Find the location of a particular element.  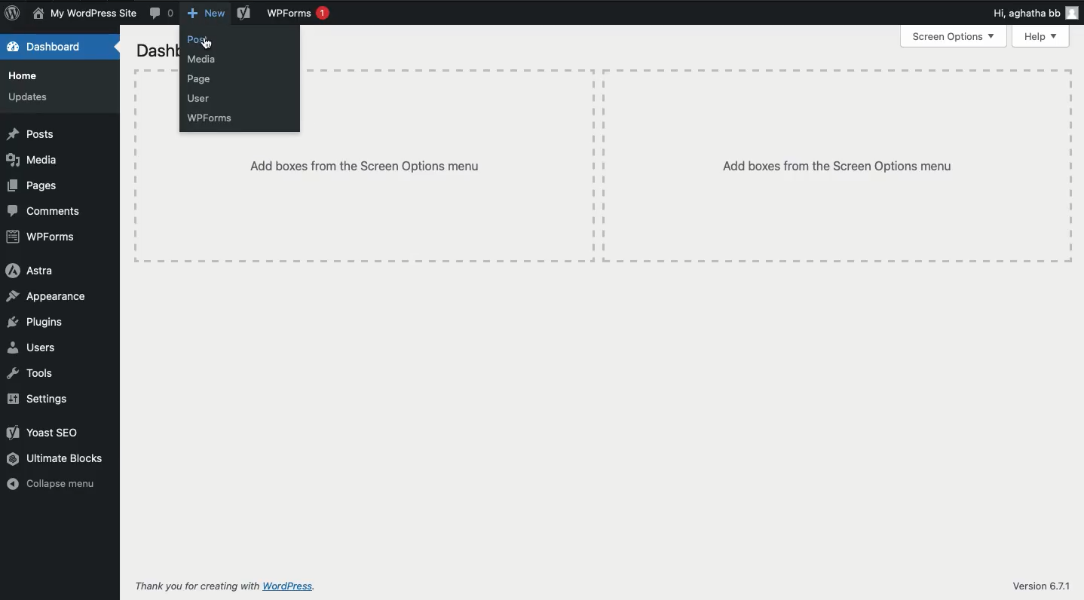

Dashboard is located at coordinates (52, 47).